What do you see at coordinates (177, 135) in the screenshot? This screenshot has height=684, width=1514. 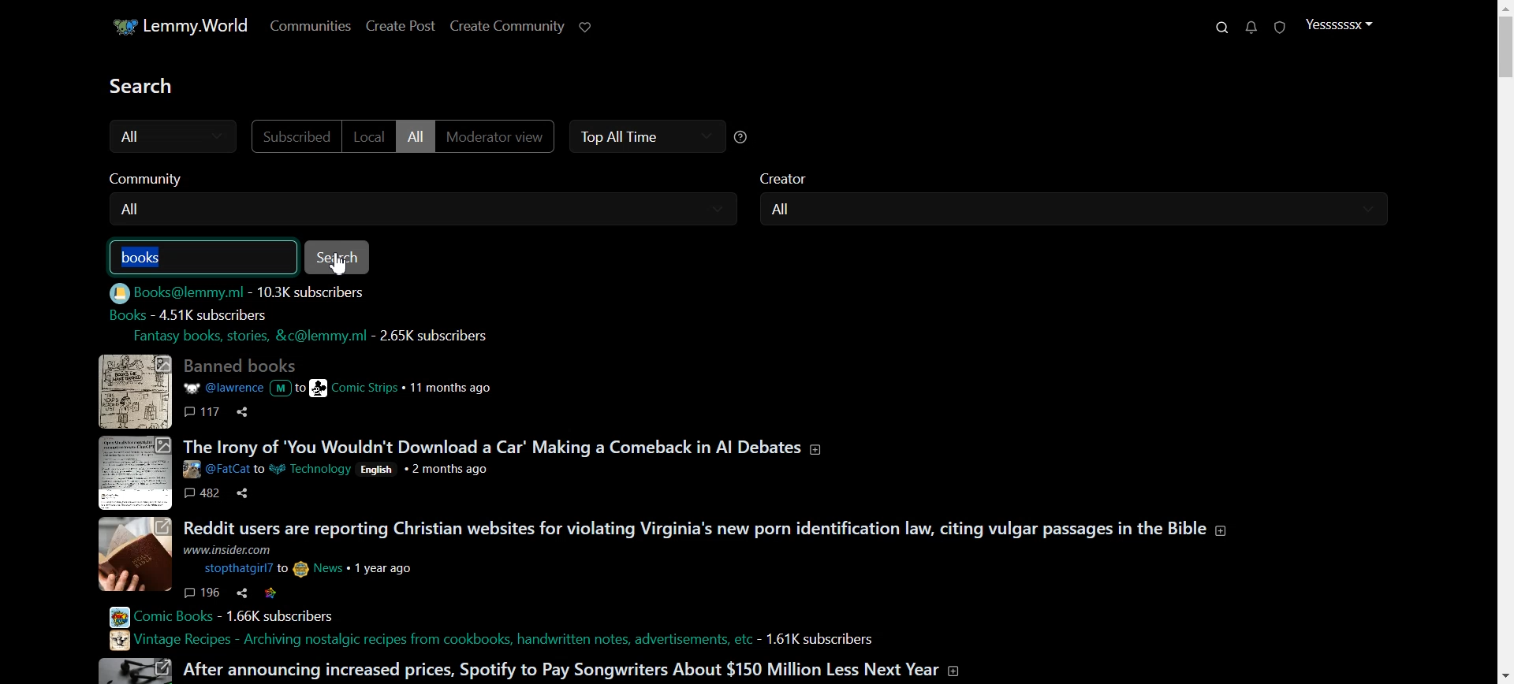 I see `All` at bounding box center [177, 135].